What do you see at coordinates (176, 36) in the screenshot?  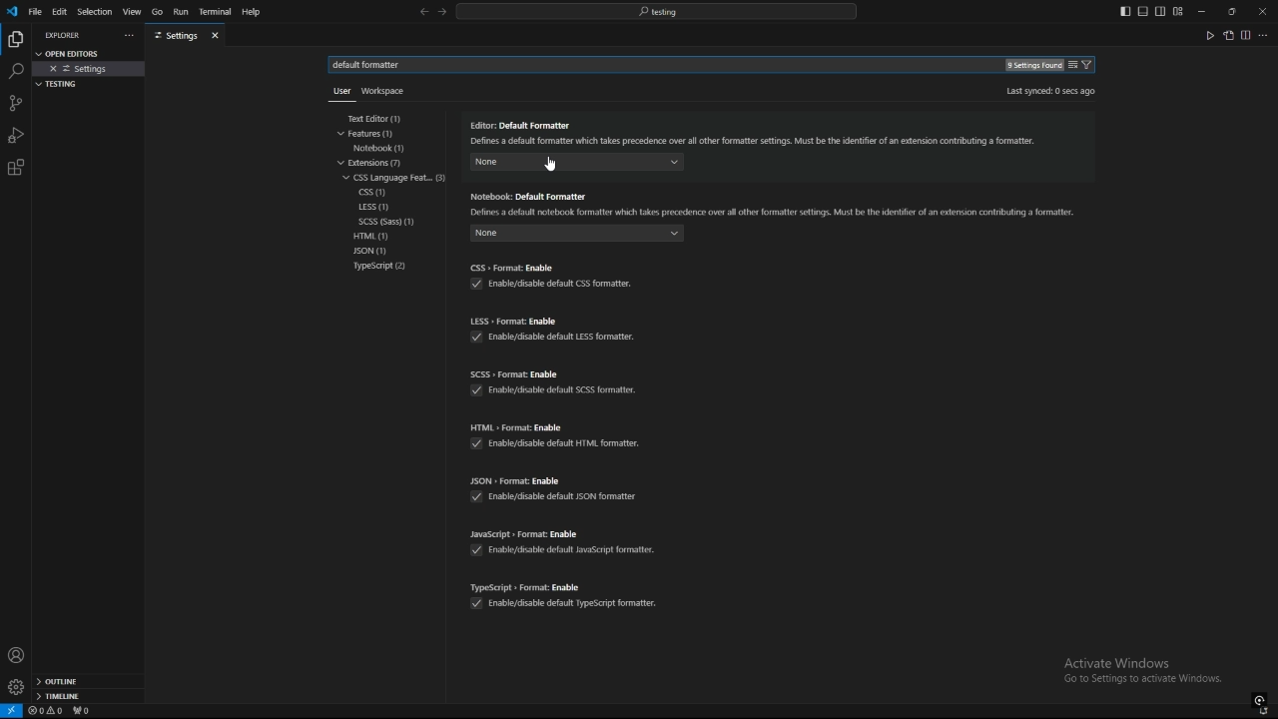 I see `settings` at bounding box center [176, 36].